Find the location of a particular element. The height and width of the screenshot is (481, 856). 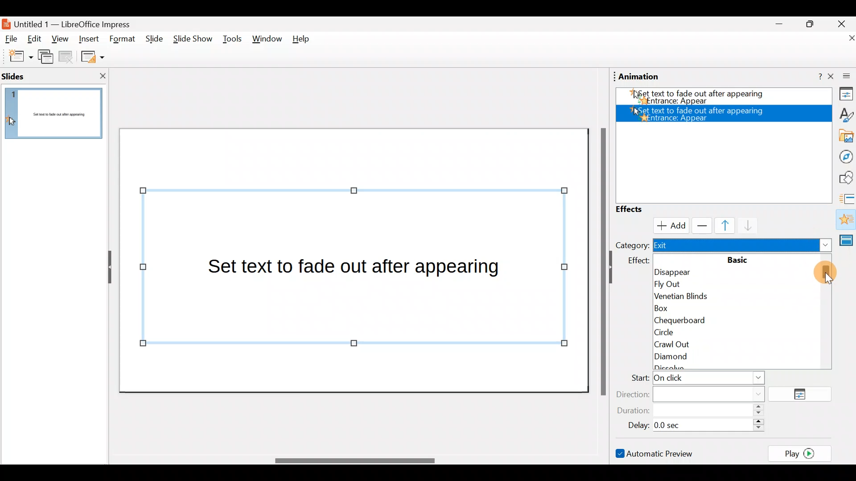

Slide layout is located at coordinates (92, 56).